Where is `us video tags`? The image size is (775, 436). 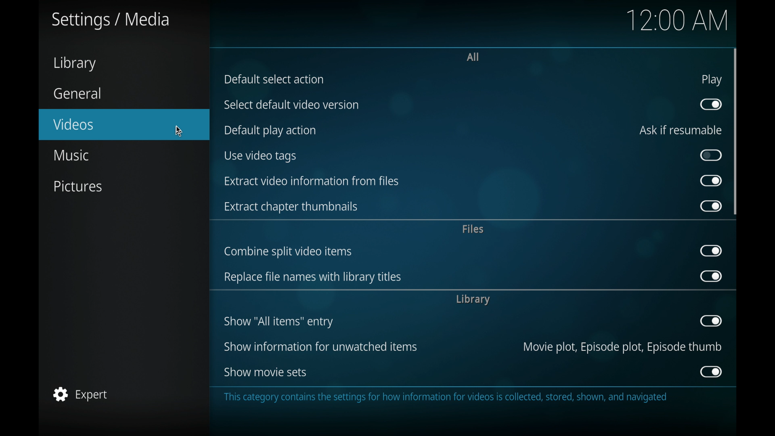 us video tags is located at coordinates (260, 157).